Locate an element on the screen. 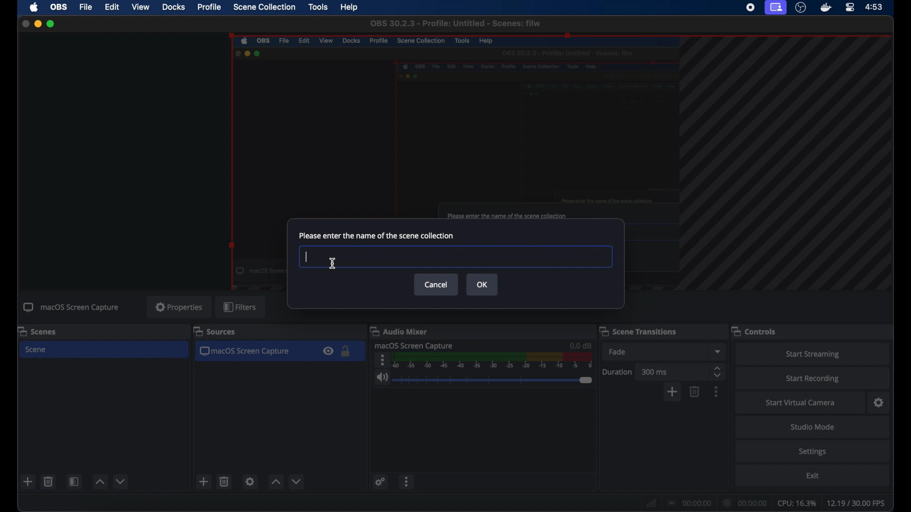  close is located at coordinates (23, 23).